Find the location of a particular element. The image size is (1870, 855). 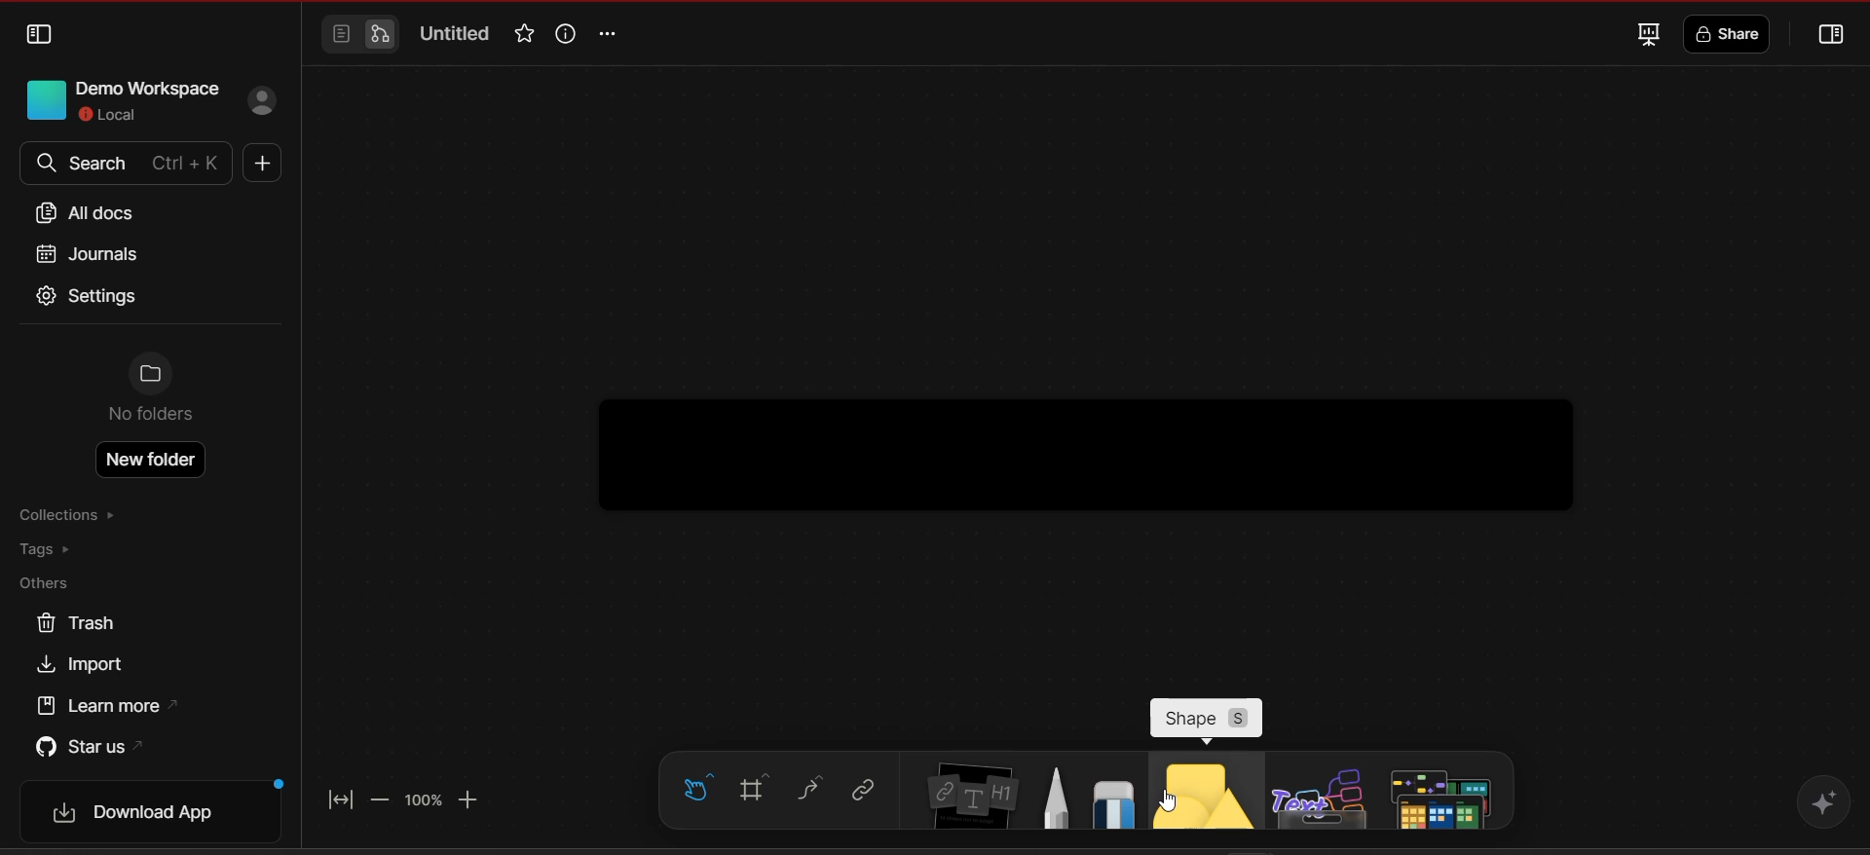

working area is located at coordinates (1093, 383).